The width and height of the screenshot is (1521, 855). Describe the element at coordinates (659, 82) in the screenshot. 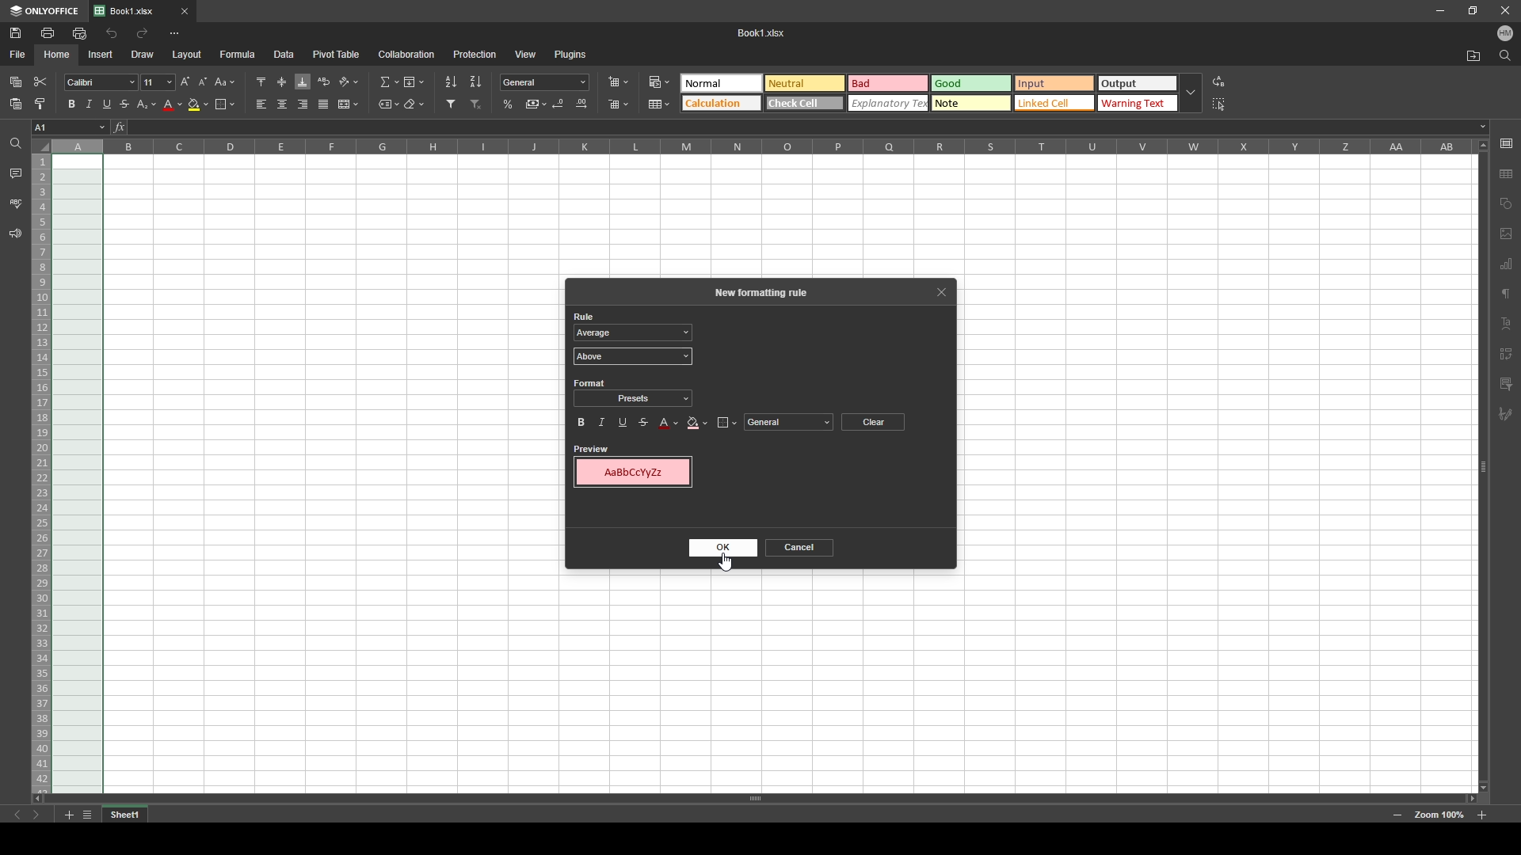

I see `conditional formatting` at that location.